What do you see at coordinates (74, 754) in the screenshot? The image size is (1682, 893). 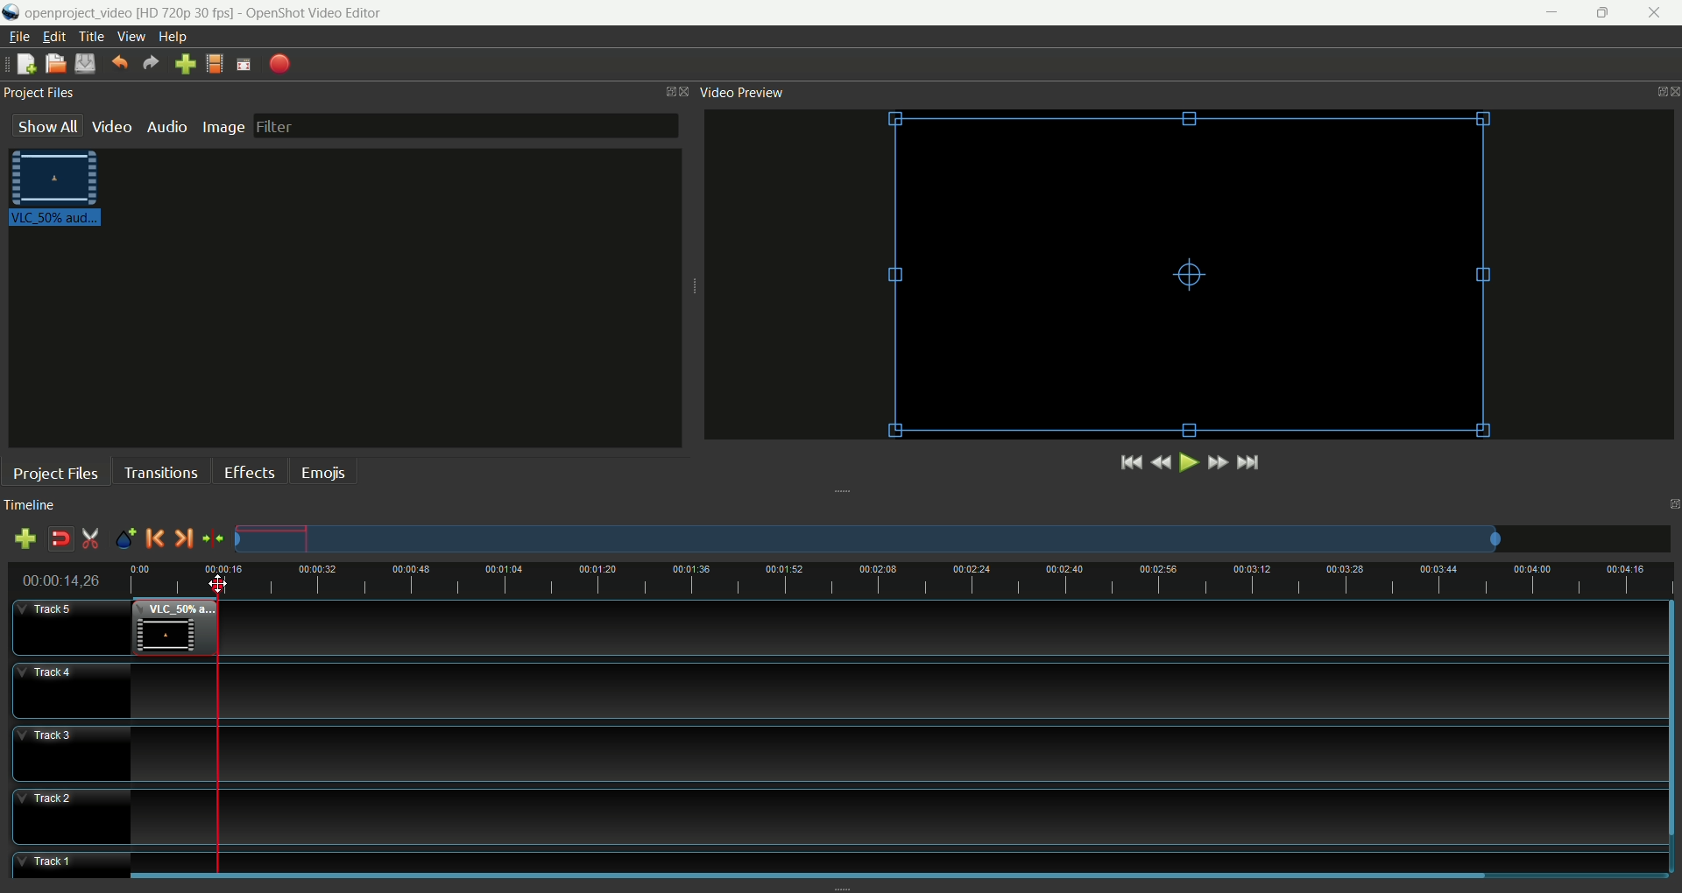 I see `track3` at bounding box center [74, 754].